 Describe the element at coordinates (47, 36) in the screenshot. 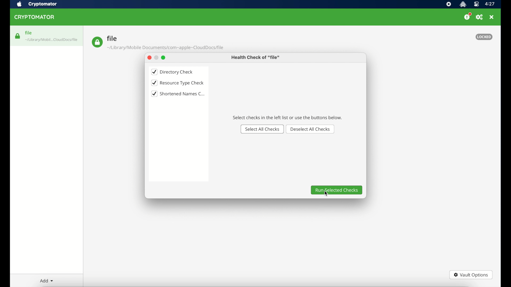

I see `file highlighted` at that location.